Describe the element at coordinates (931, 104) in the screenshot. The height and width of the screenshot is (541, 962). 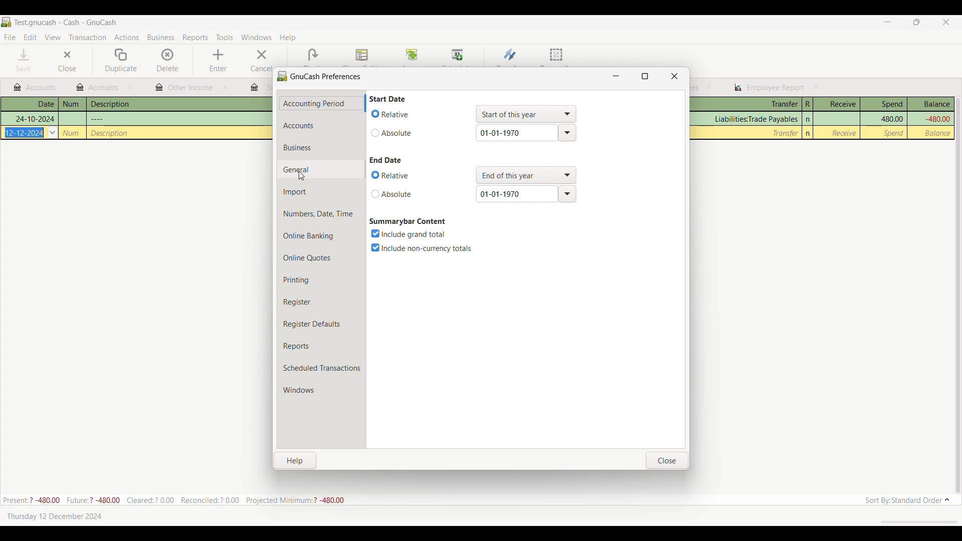
I see `Balance column` at that location.